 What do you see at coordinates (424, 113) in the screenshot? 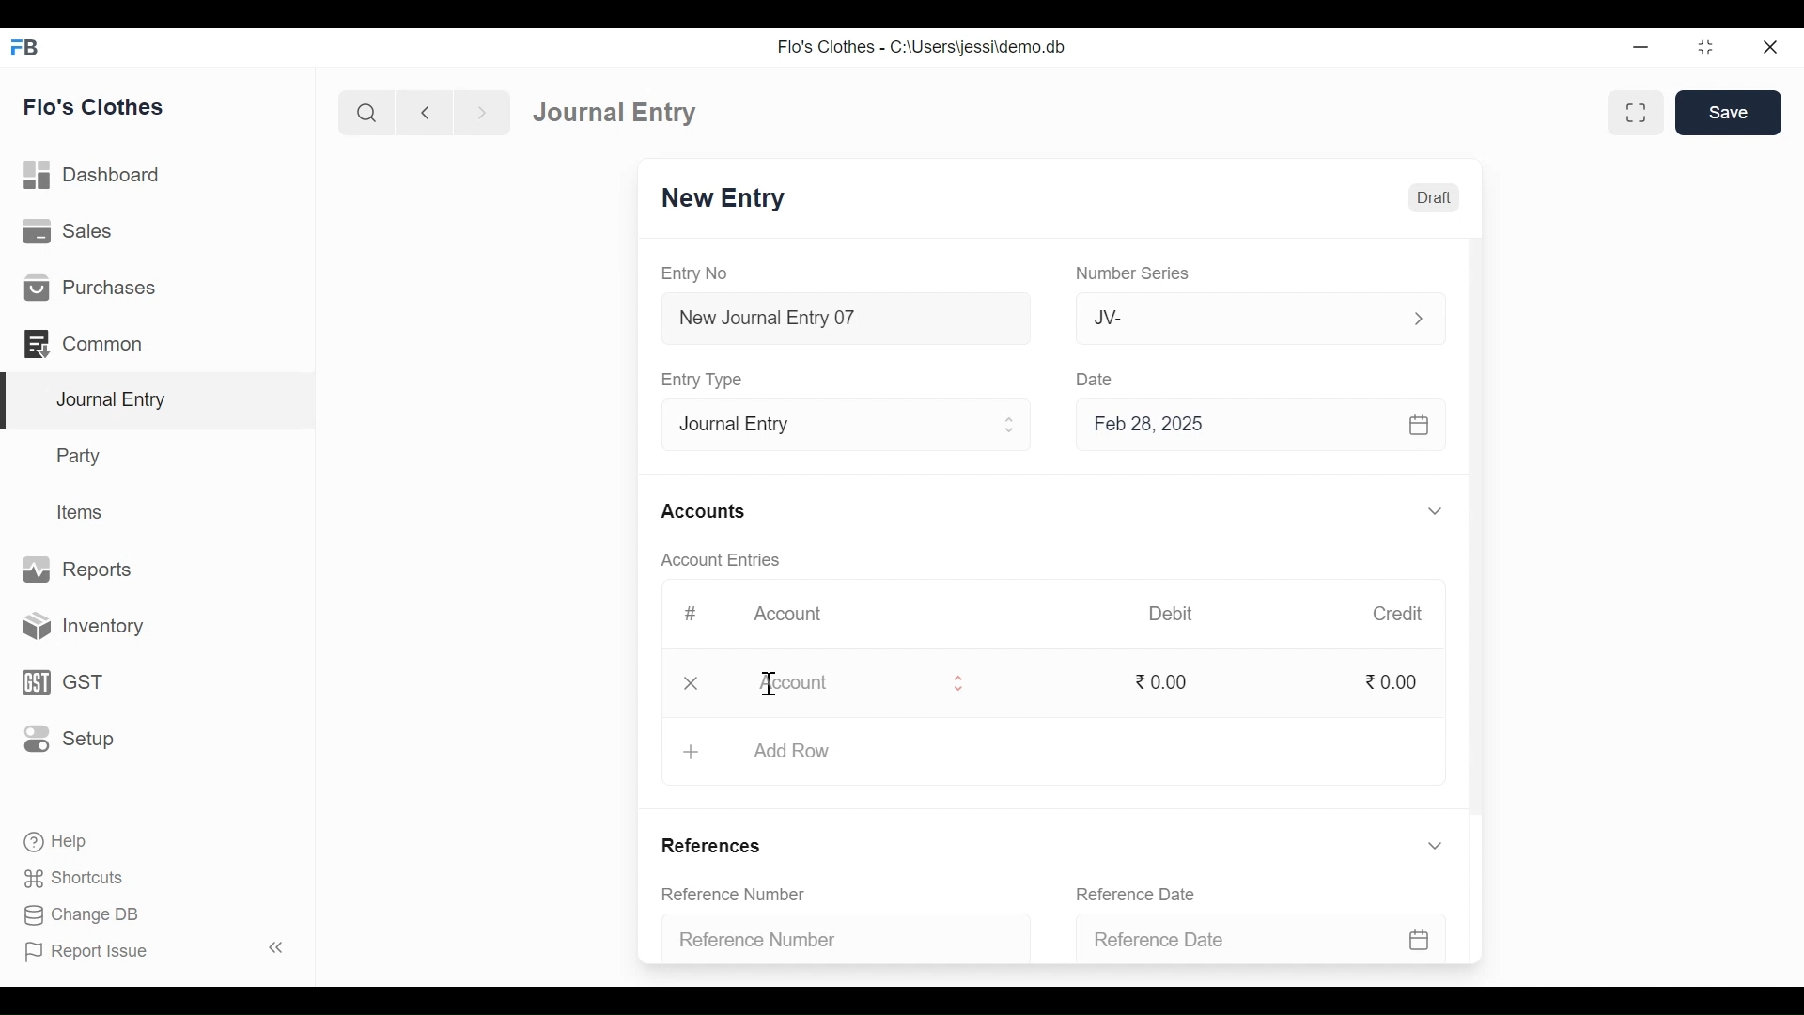
I see `Navigate Back` at bounding box center [424, 113].